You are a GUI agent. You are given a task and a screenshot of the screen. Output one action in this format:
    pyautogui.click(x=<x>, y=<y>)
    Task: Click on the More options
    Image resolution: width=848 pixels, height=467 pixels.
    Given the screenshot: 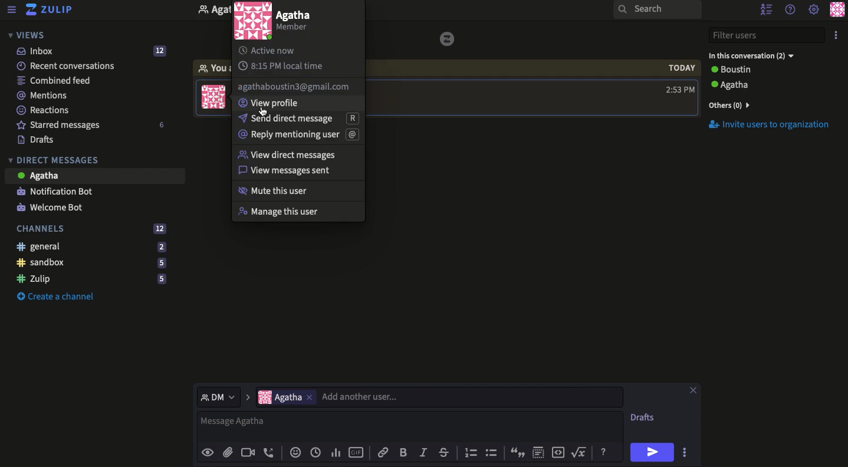 What is the action you would take?
    pyautogui.click(x=837, y=34)
    